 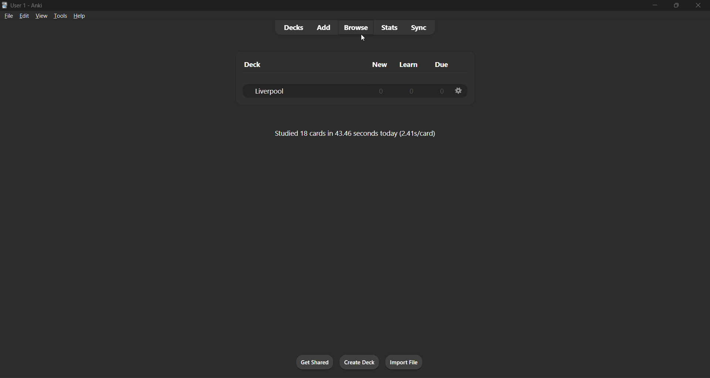 I want to click on deck column, so click(x=297, y=64).